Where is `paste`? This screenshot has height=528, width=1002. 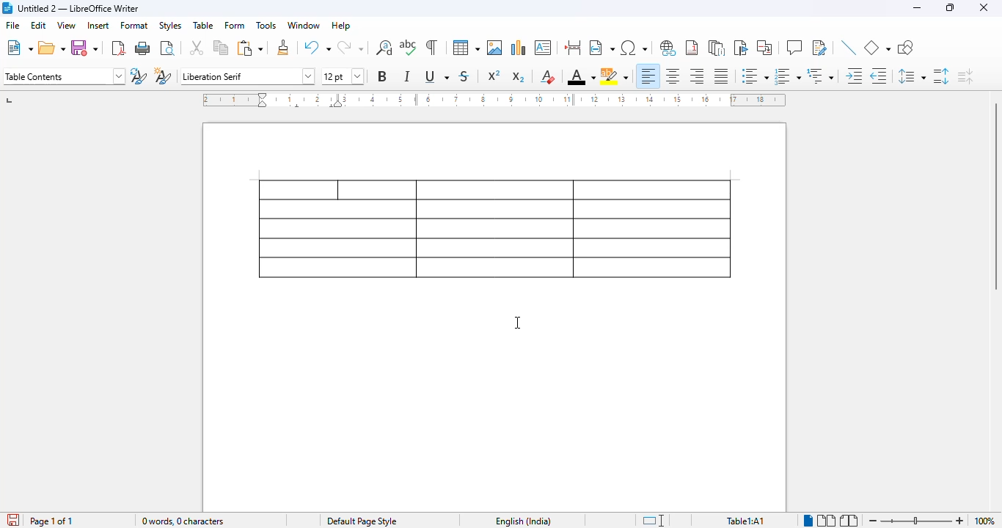
paste is located at coordinates (251, 48).